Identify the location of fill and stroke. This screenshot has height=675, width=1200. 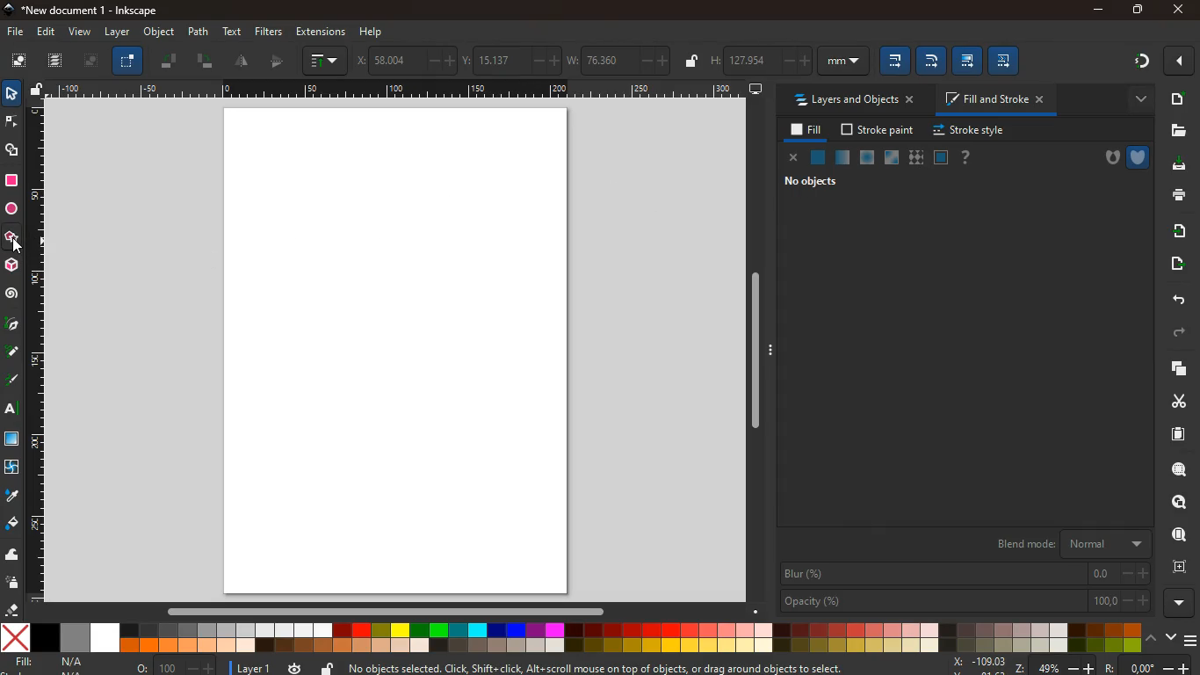
(991, 101).